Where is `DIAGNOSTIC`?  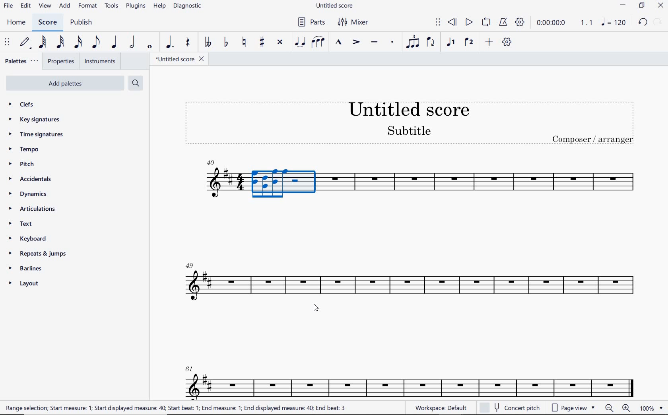
DIAGNOSTIC is located at coordinates (190, 6).